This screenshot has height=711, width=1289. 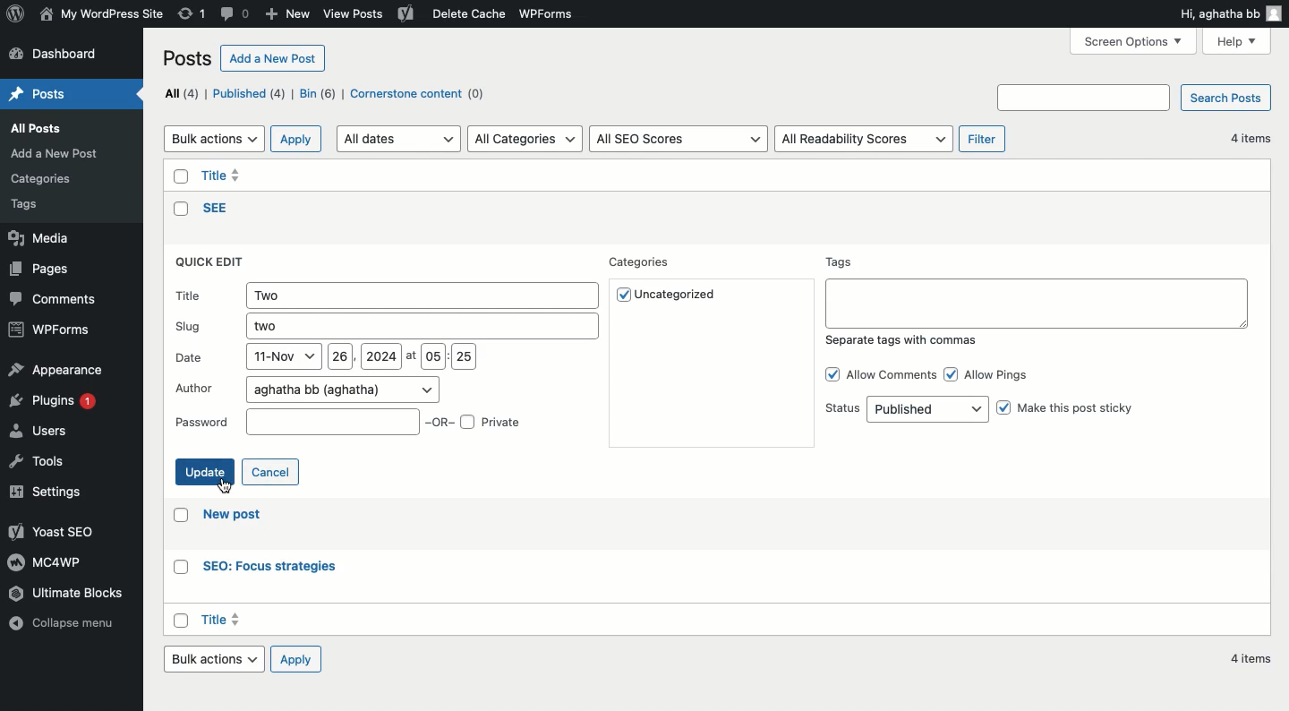 What do you see at coordinates (213, 263) in the screenshot?
I see `Quick edit` at bounding box center [213, 263].